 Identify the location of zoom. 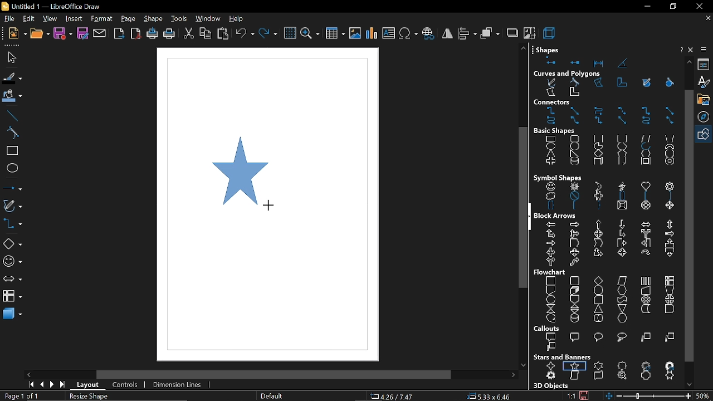
(310, 33).